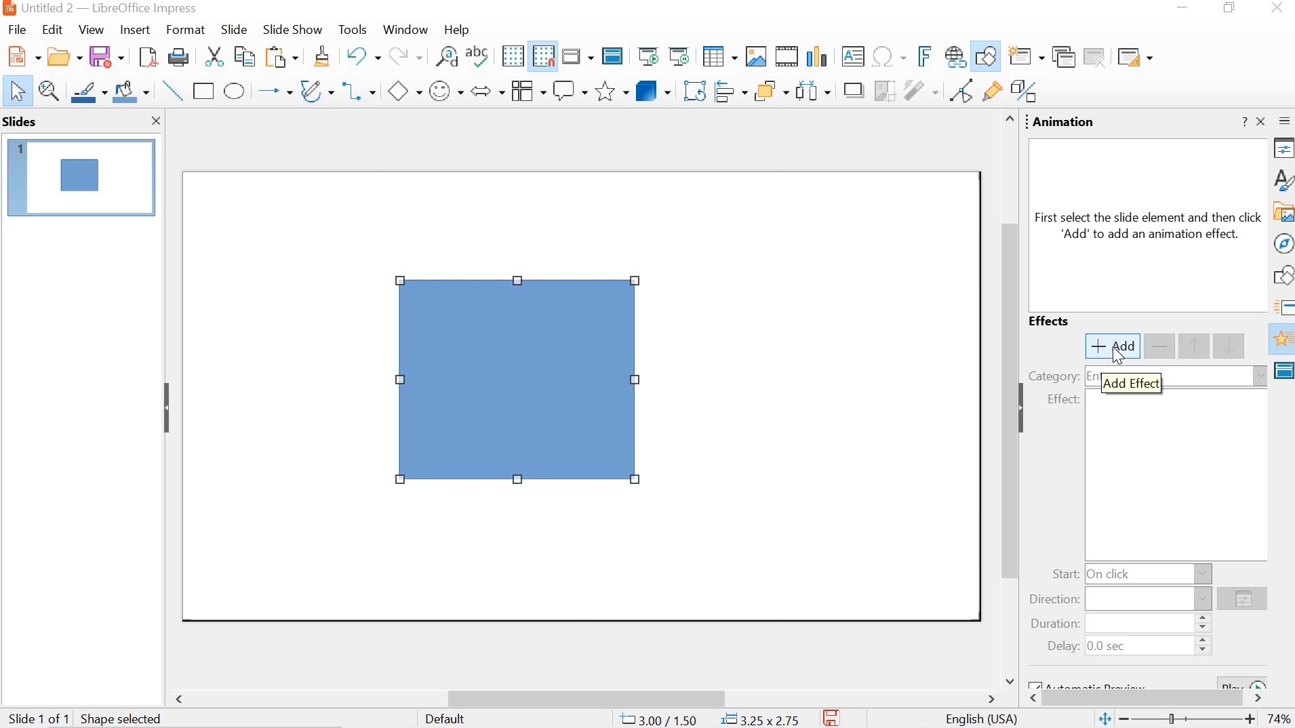 The image size is (1295, 728). What do you see at coordinates (1281, 340) in the screenshot?
I see `animation` at bounding box center [1281, 340].